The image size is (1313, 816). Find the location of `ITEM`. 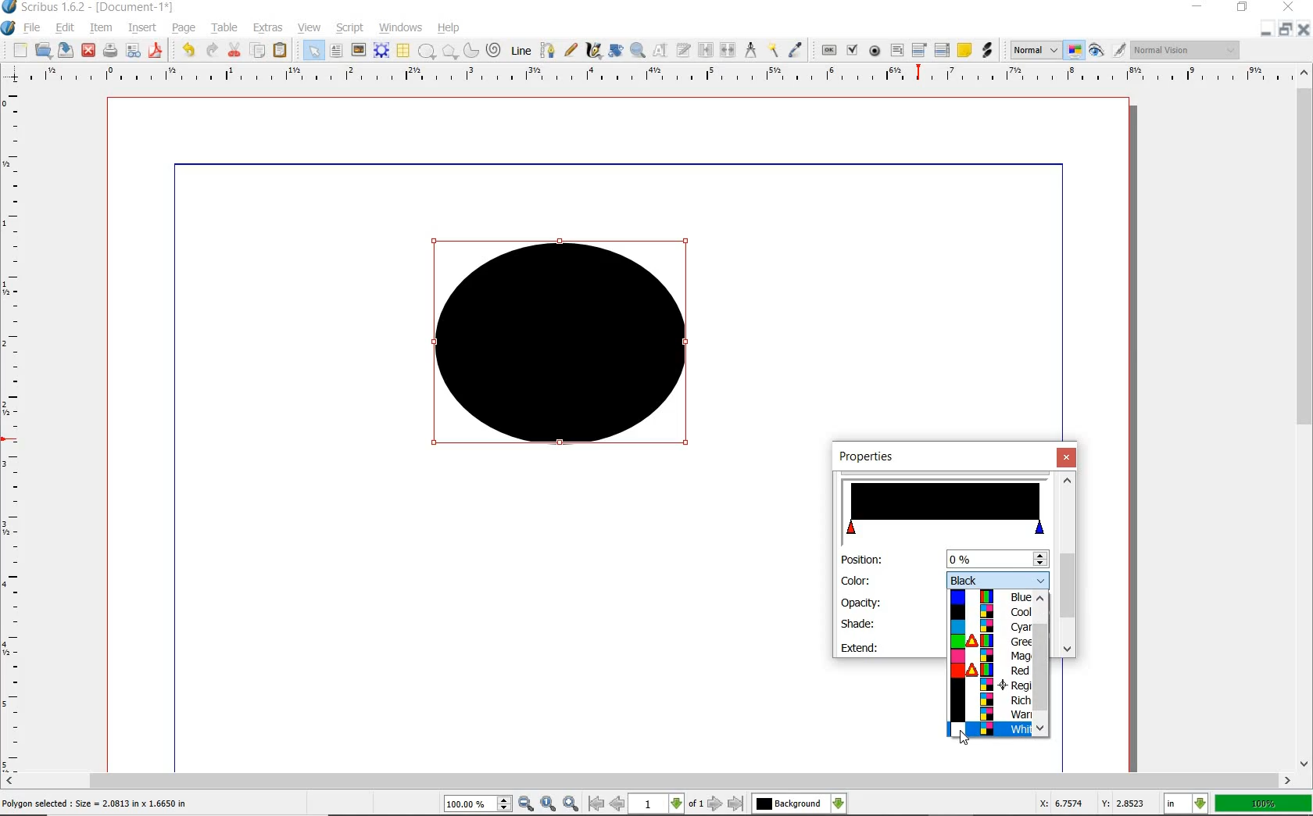

ITEM is located at coordinates (102, 27).